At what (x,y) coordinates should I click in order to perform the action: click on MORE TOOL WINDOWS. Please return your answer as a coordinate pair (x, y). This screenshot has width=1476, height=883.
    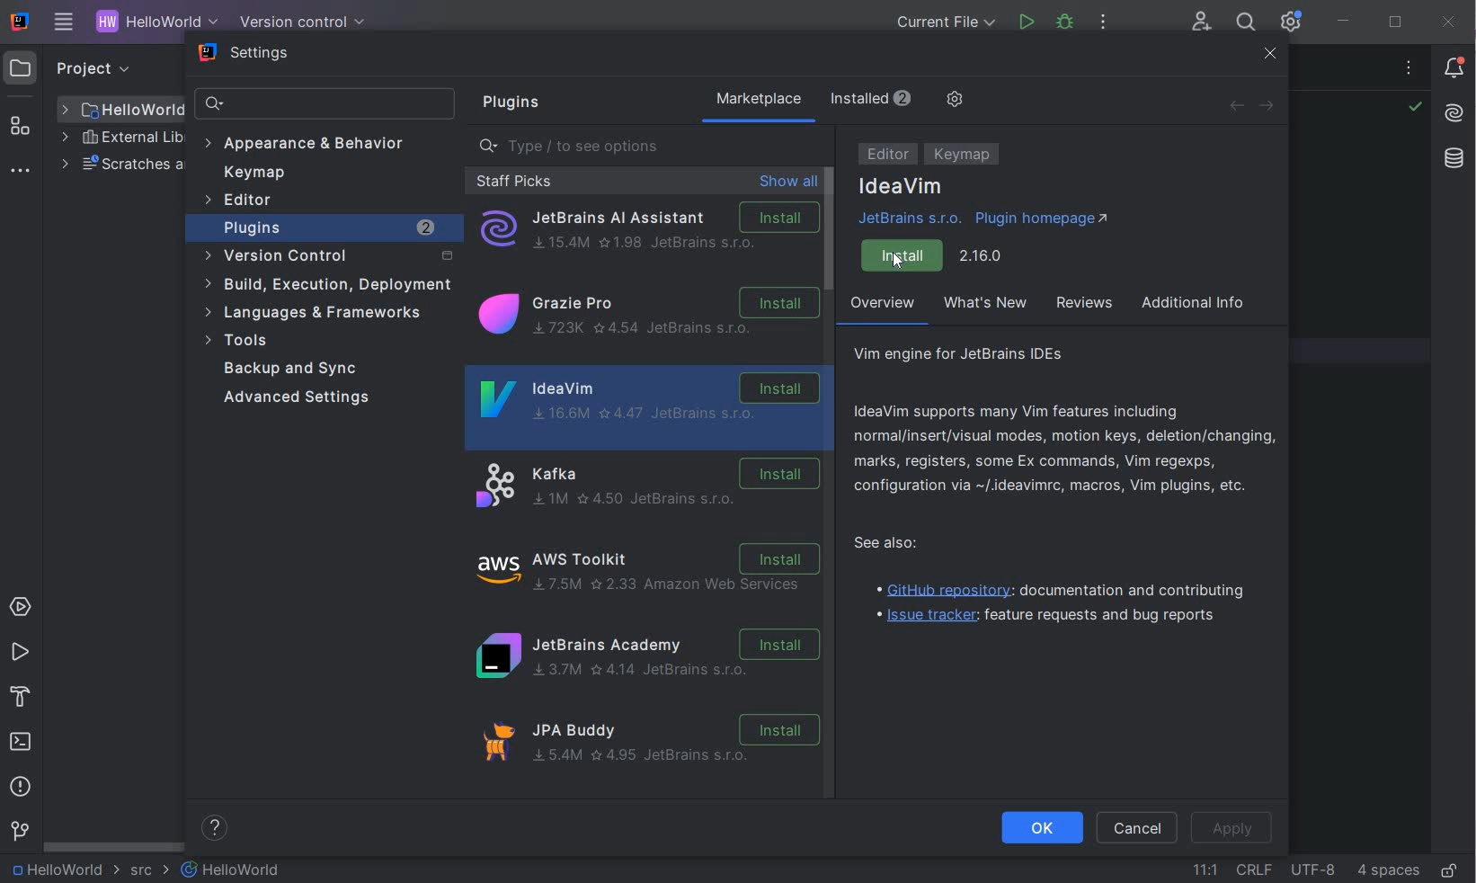
    Looking at the image, I should click on (20, 172).